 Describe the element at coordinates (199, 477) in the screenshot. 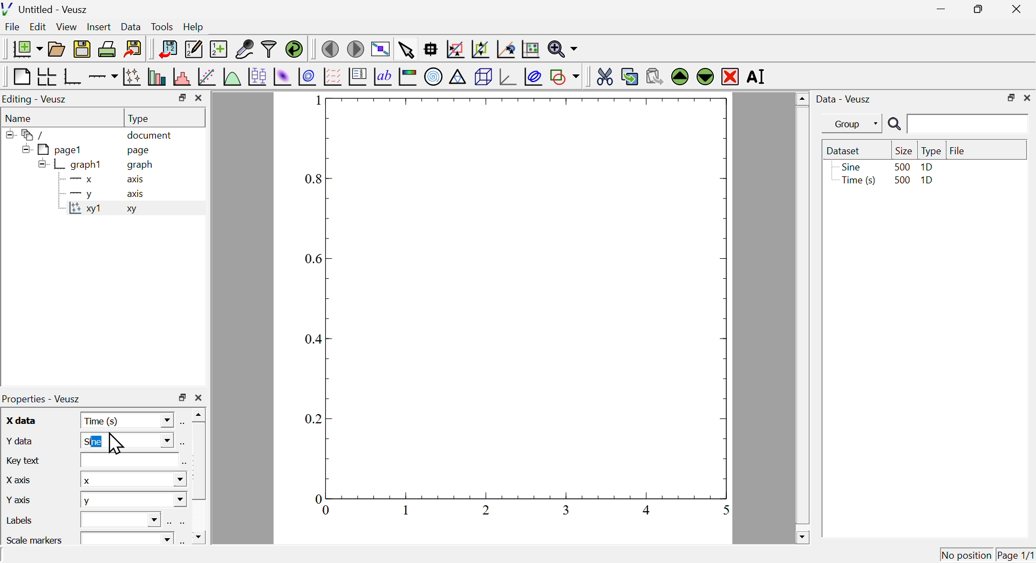

I see `scrollbar` at that location.